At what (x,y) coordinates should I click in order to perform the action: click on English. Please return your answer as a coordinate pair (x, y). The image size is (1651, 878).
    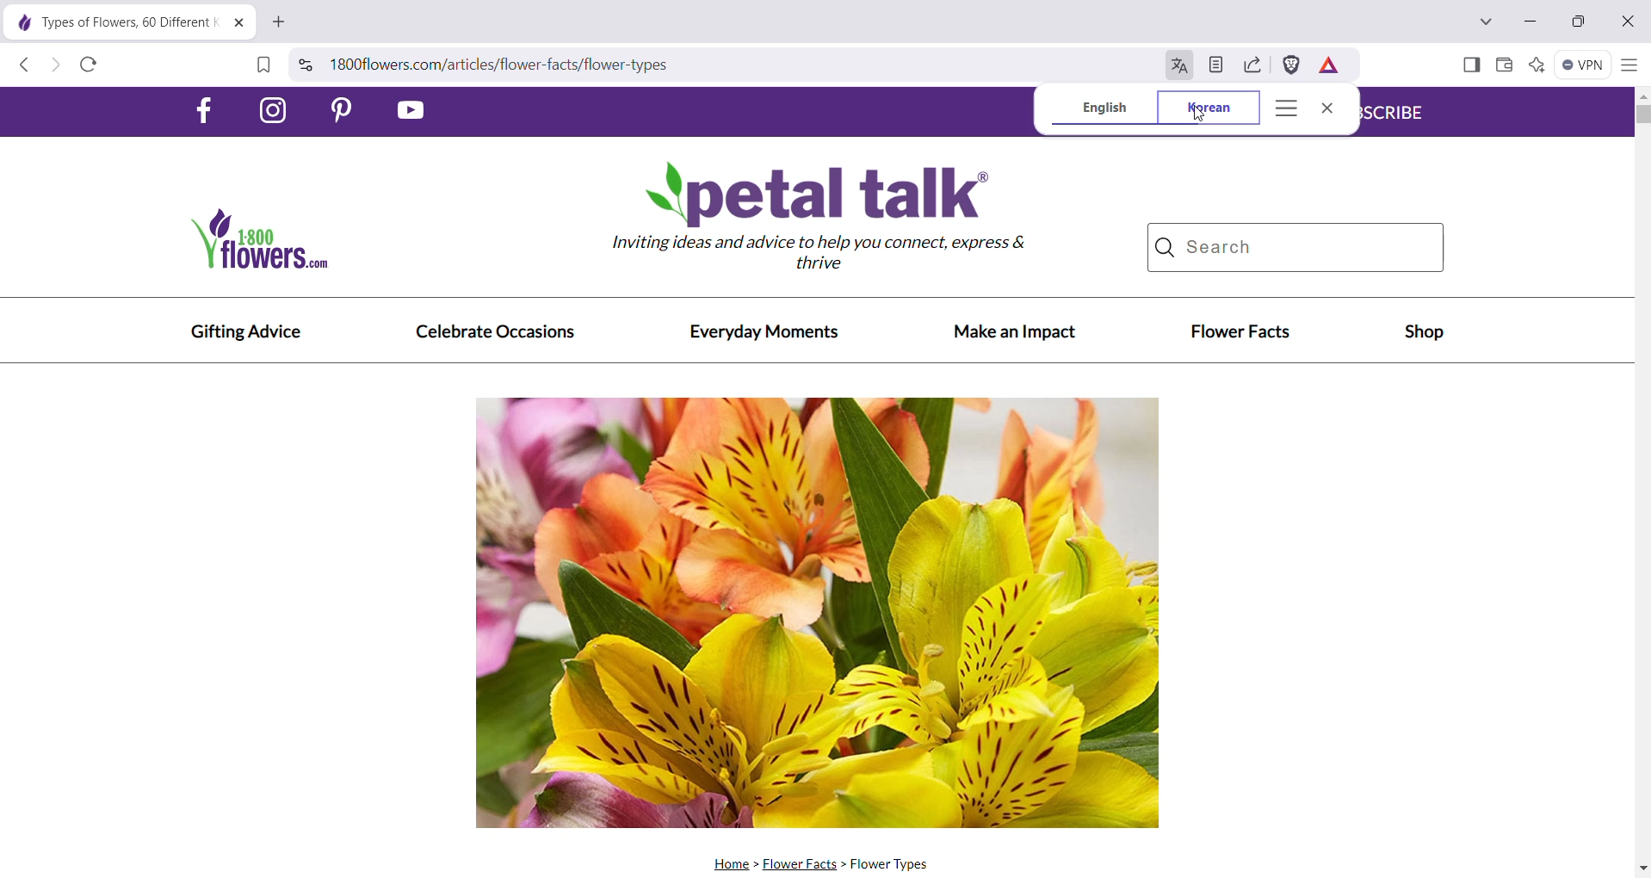
    Looking at the image, I should click on (1106, 108).